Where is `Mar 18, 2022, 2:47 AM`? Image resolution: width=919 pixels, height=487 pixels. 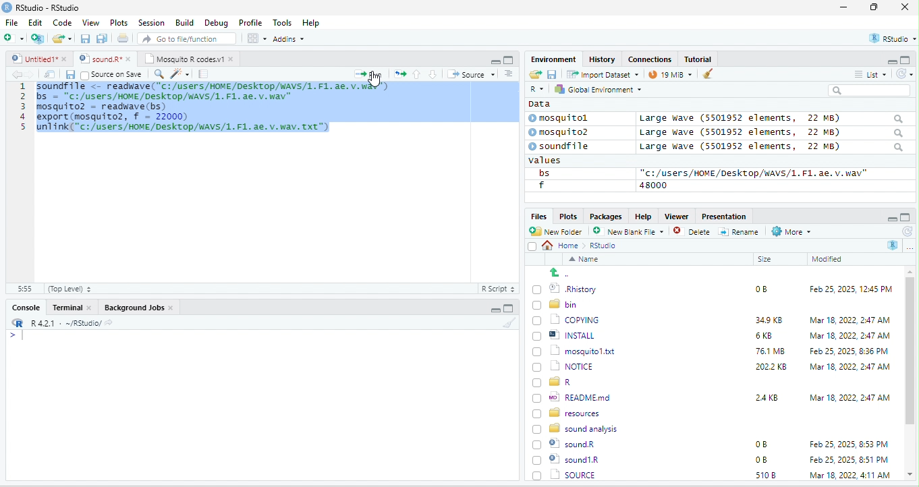
Mar 18, 2022, 2:47 AM is located at coordinates (850, 397).